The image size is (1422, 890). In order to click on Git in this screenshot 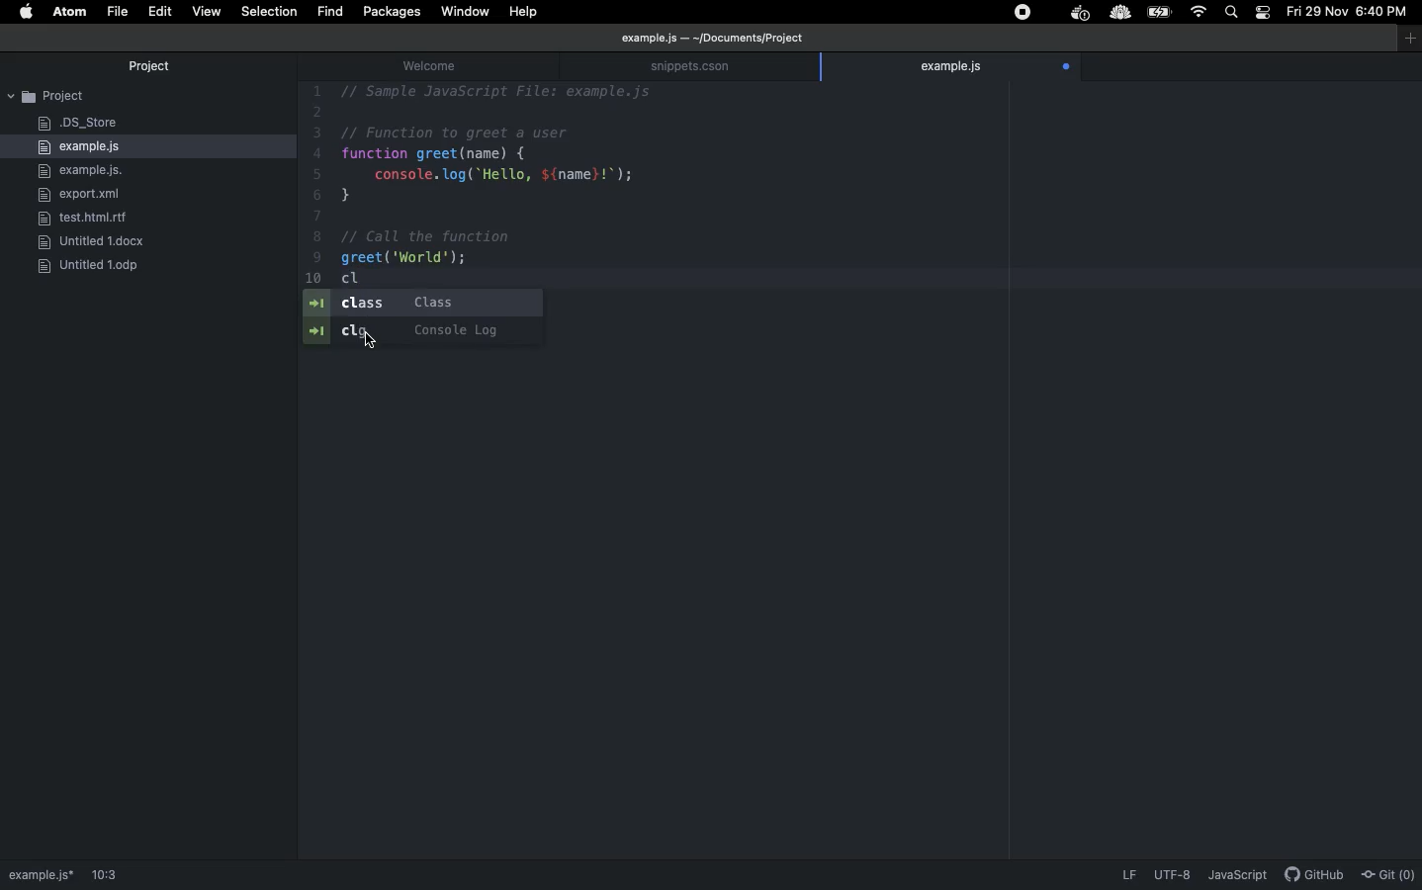, I will do `click(1389, 874)`.